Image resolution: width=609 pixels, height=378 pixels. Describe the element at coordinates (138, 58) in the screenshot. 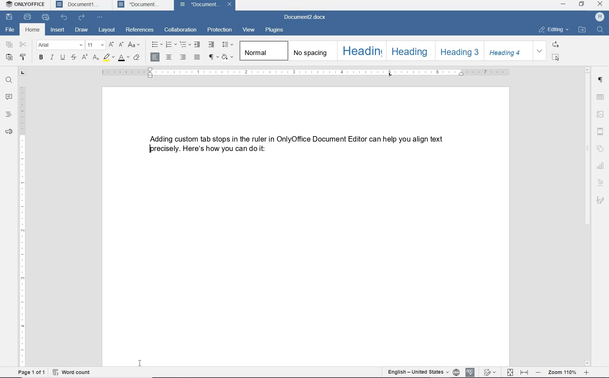

I see `clear style` at that location.